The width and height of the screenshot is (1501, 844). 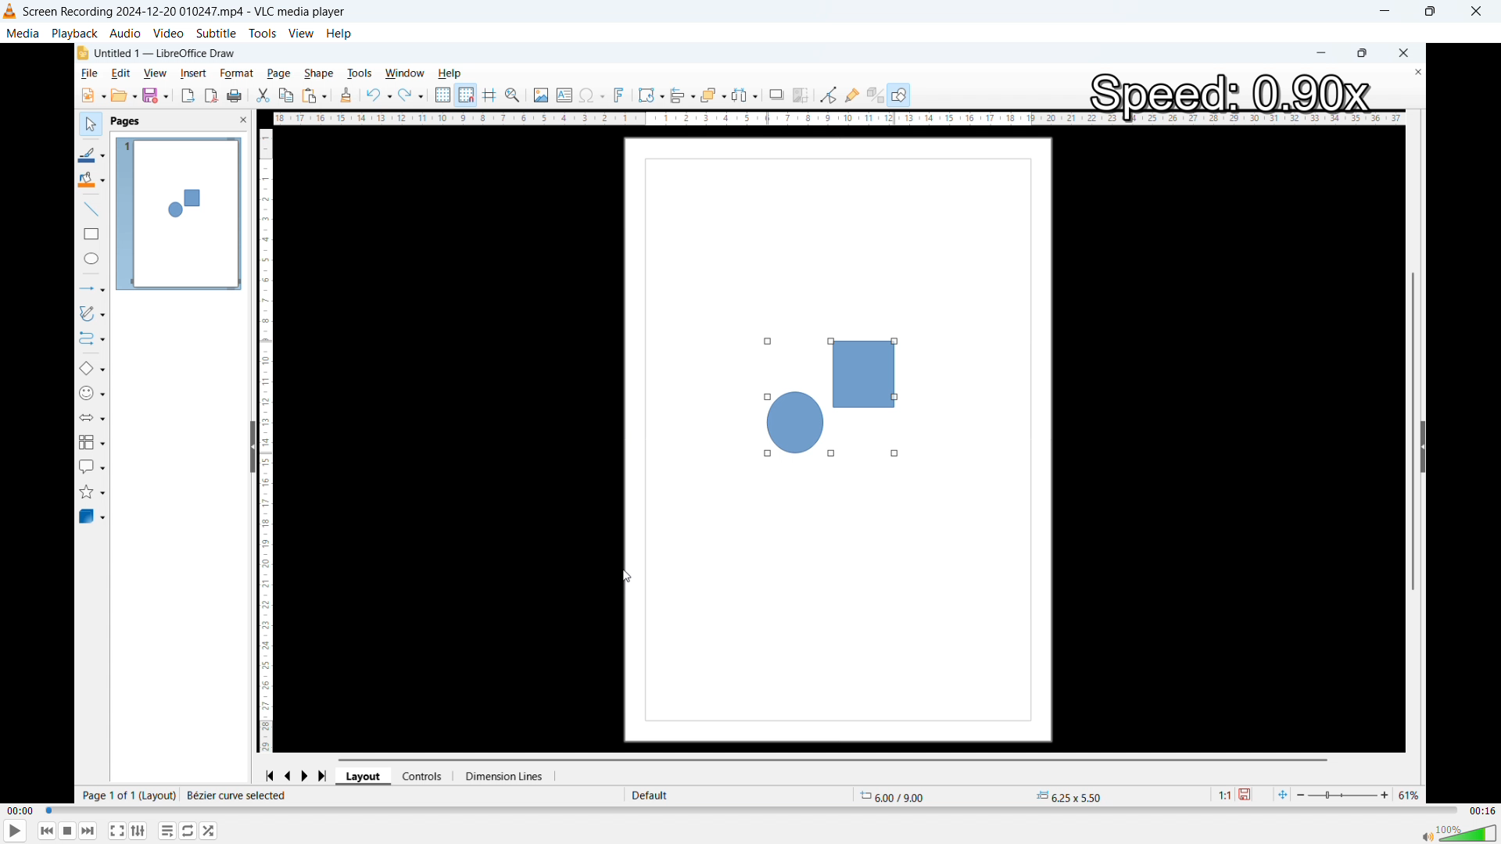 What do you see at coordinates (138, 831) in the screenshot?
I see `Show advanced settings ` at bounding box center [138, 831].